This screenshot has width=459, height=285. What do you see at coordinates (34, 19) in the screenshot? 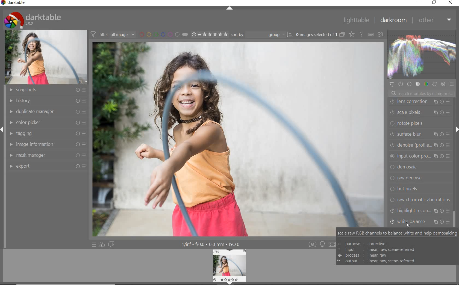
I see `system logo & name` at bounding box center [34, 19].